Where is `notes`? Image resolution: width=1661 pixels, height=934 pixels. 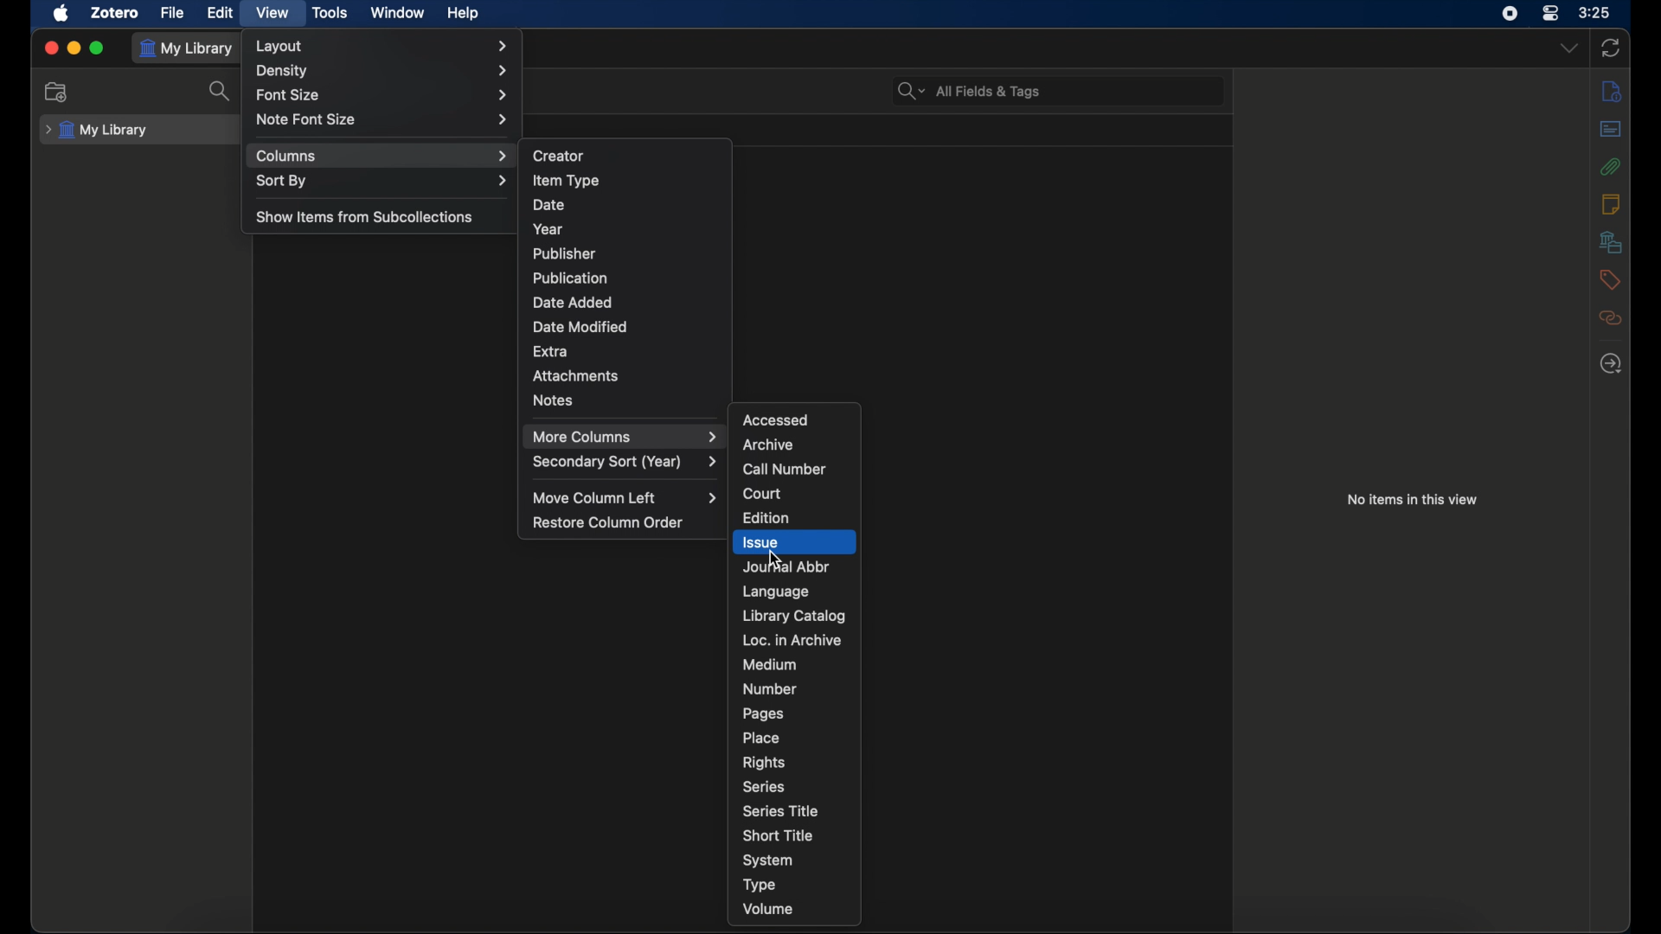
notes is located at coordinates (1611, 203).